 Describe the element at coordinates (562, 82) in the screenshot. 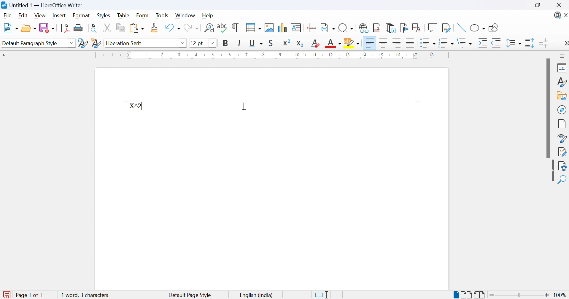

I see `Styles` at that location.